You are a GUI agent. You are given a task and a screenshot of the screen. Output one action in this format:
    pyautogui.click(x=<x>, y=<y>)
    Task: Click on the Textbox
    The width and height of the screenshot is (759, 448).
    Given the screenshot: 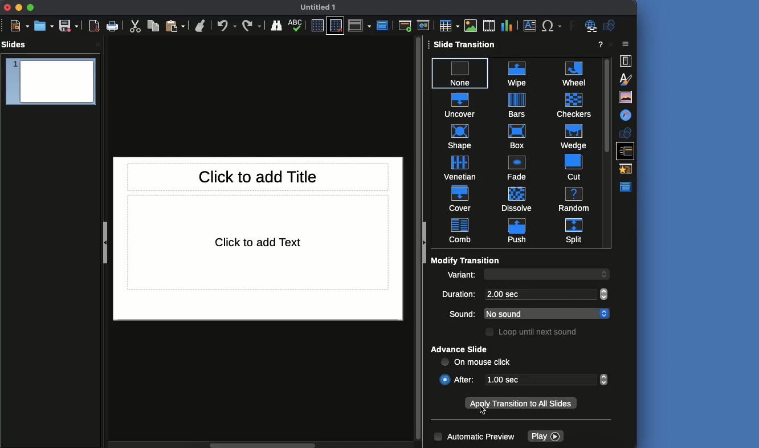 What is the action you would take?
    pyautogui.click(x=531, y=26)
    